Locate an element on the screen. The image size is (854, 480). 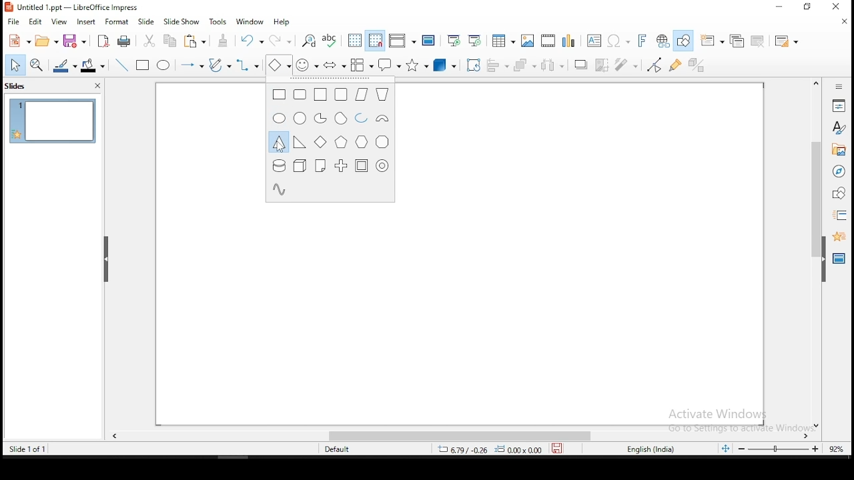
line color is located at coordinates (65, 65).